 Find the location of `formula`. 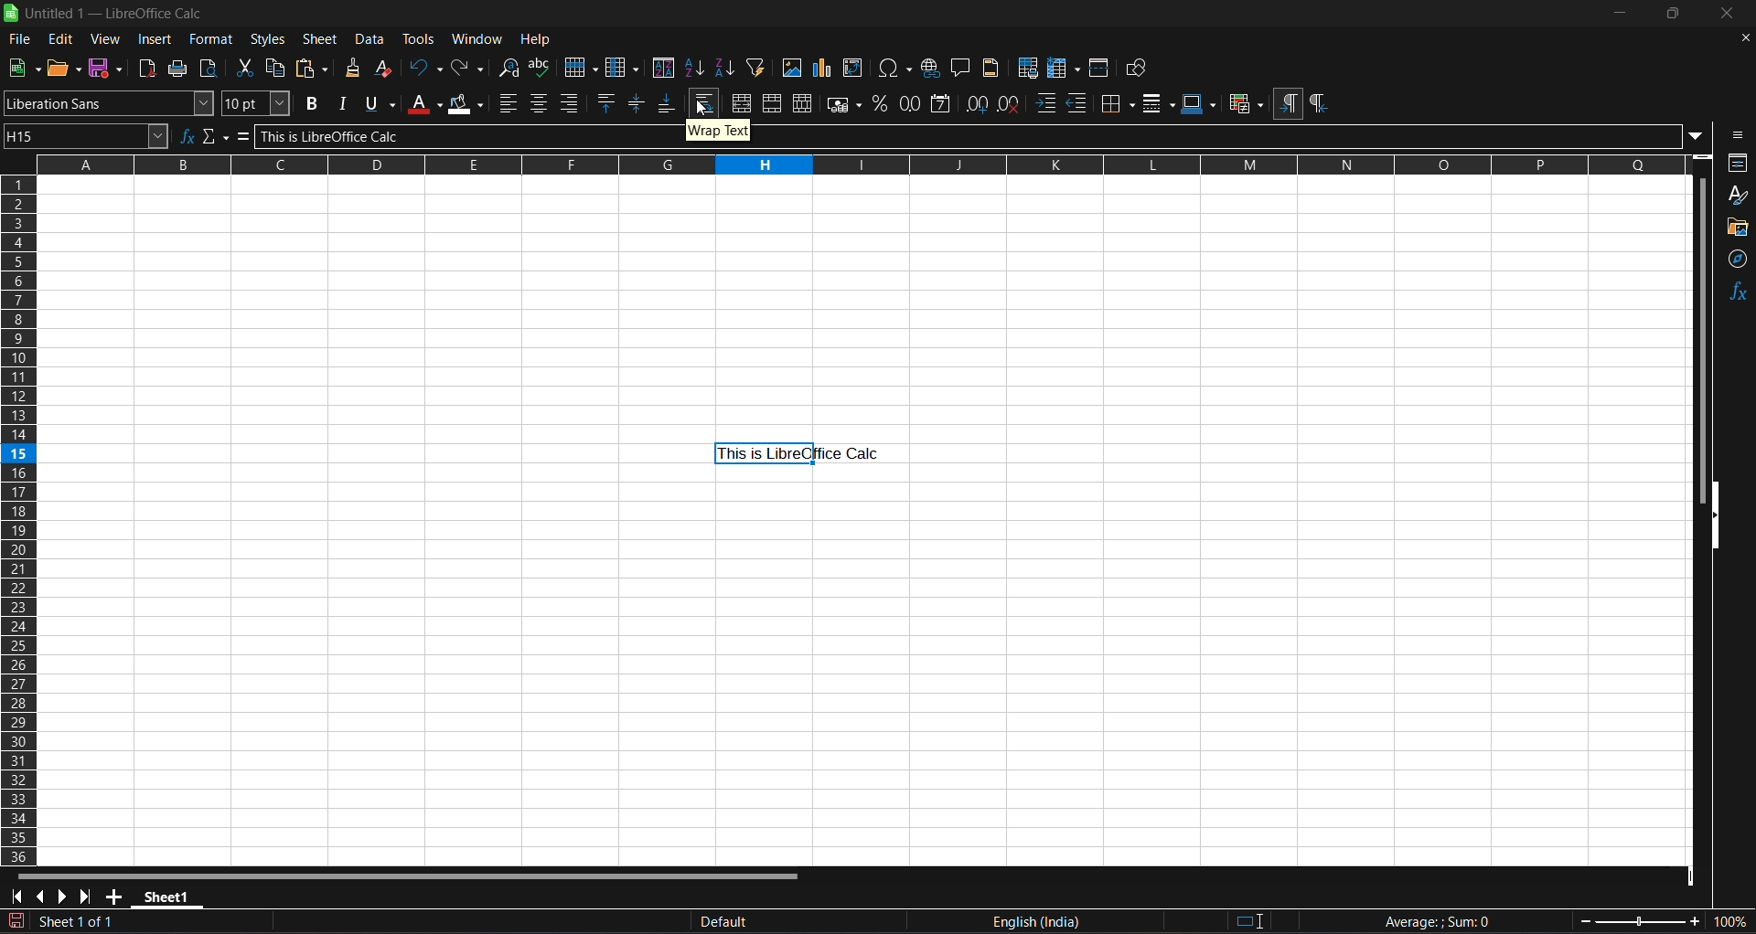

formula is located at coordinates (1436, 920).